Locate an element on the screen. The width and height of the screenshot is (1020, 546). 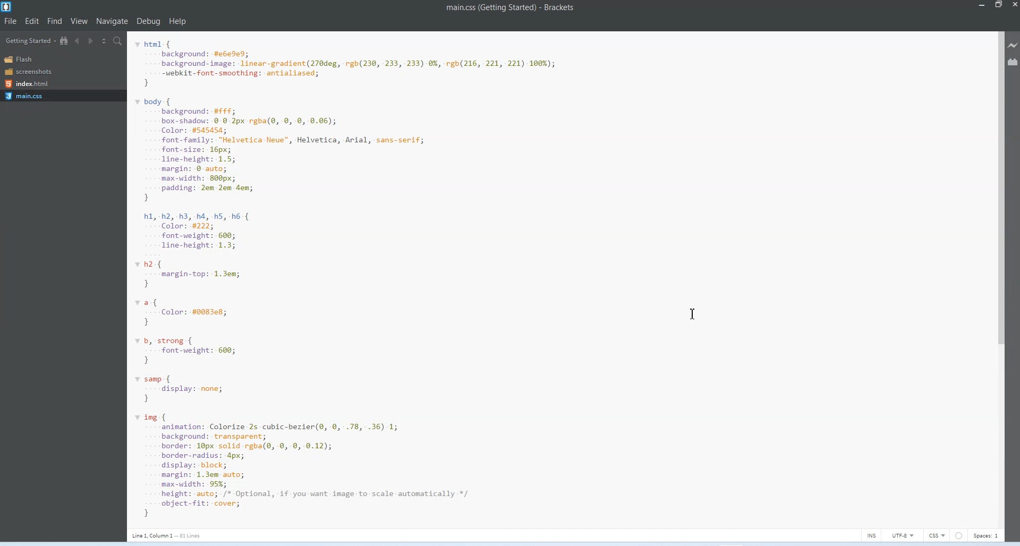
Minimize is located at coordinates (982, 5).